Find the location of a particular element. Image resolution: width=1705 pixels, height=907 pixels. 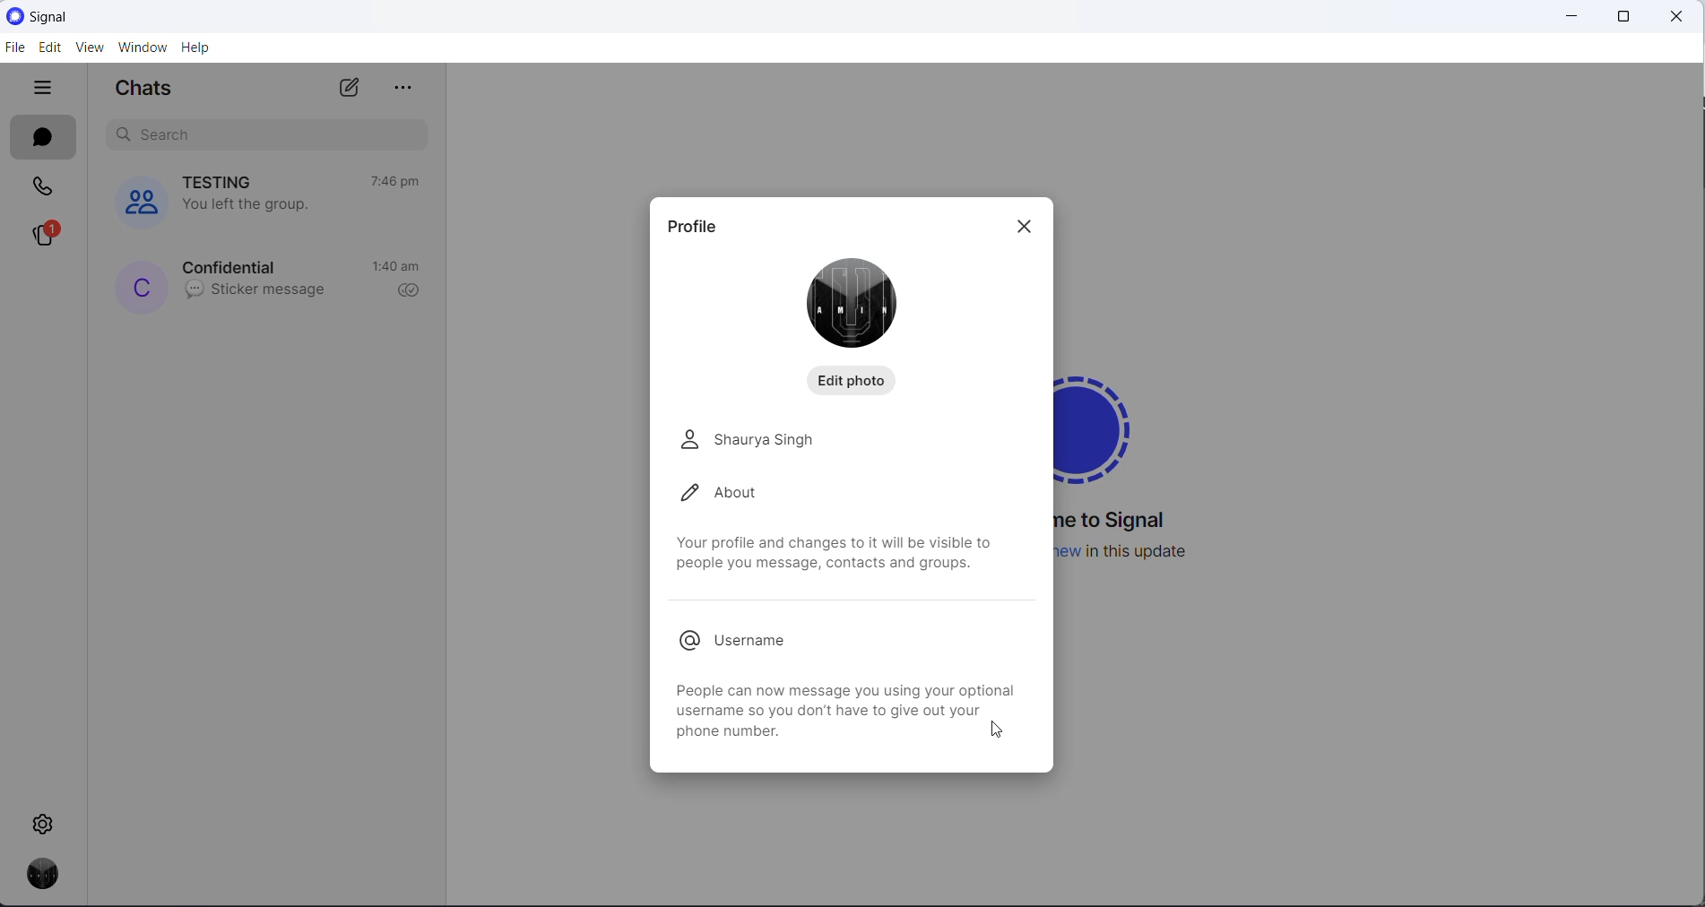

WINDOW is located at coordinates (143, 48).